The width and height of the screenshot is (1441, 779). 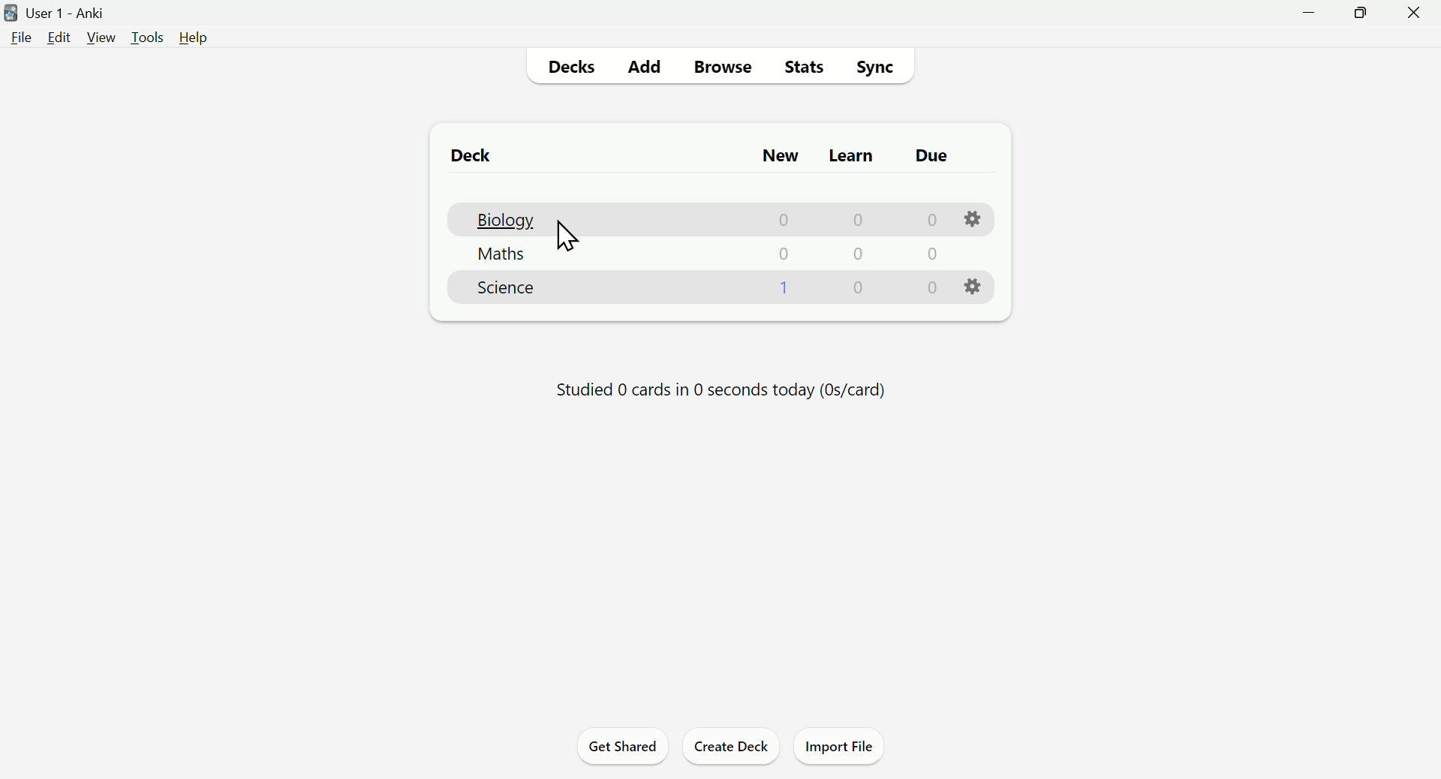 I want to click on Create Deck, so click(x=730, y=750).